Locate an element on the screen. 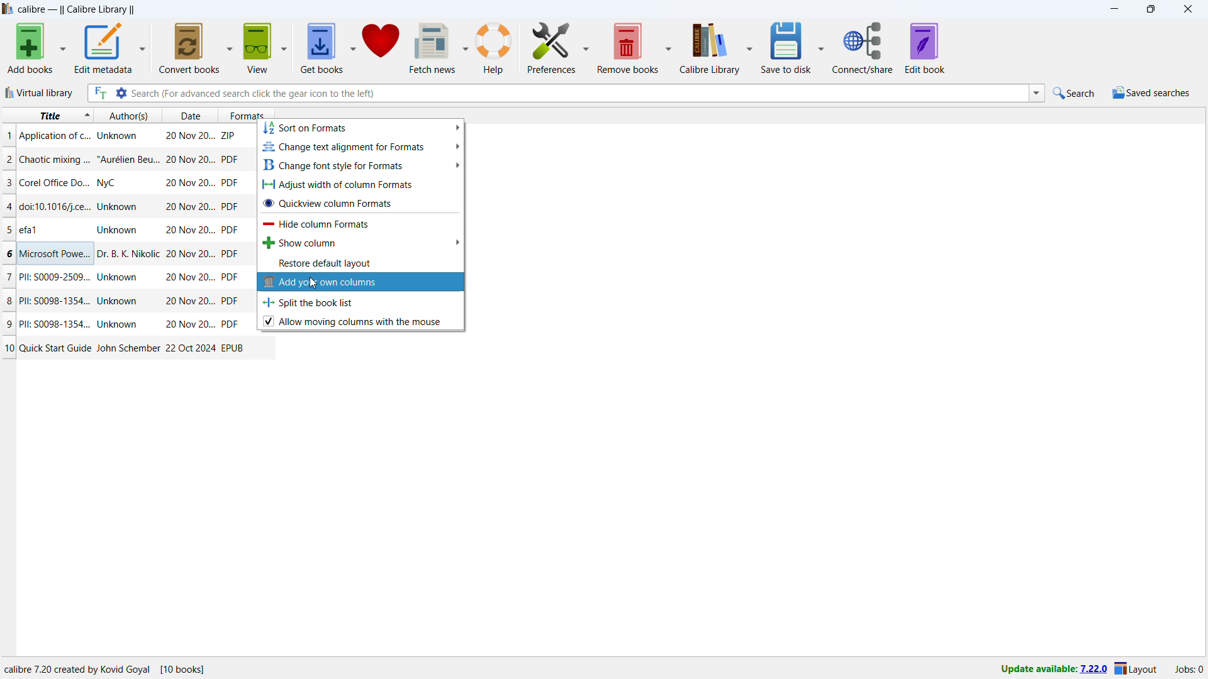  cursor is located at coordinates (260, 124).